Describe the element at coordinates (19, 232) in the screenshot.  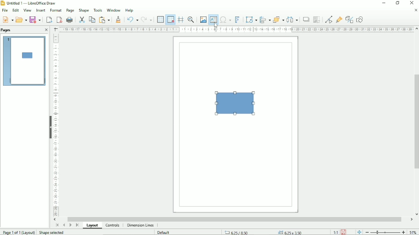
I see `Page 1 of 1` at that location.